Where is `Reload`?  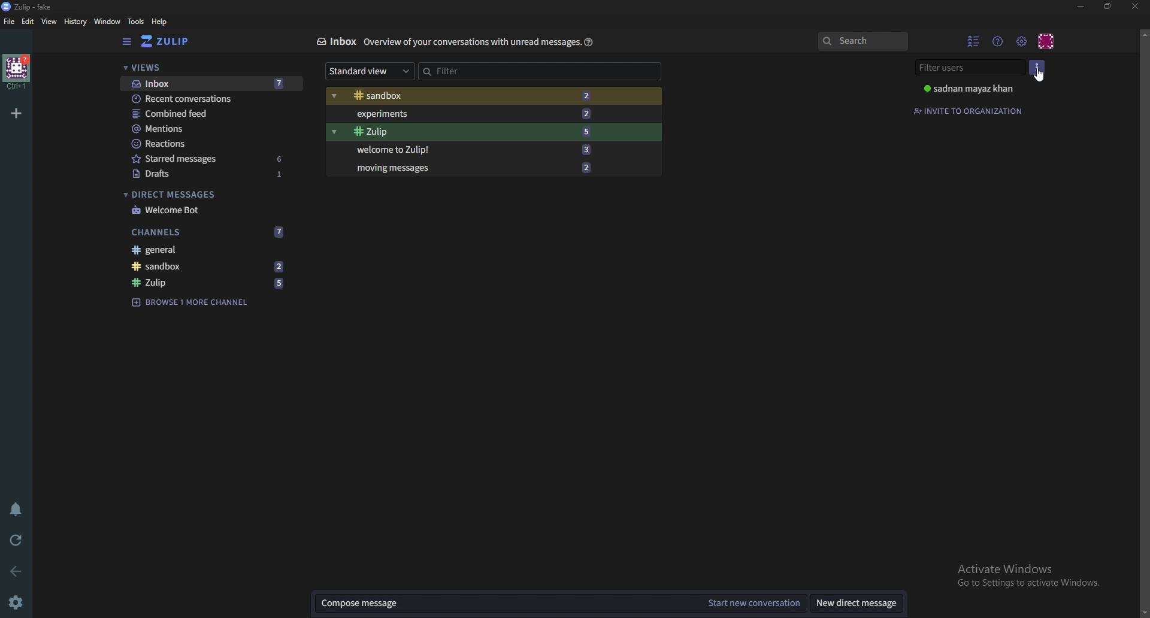
Reload is located at coordinates (19, 538).